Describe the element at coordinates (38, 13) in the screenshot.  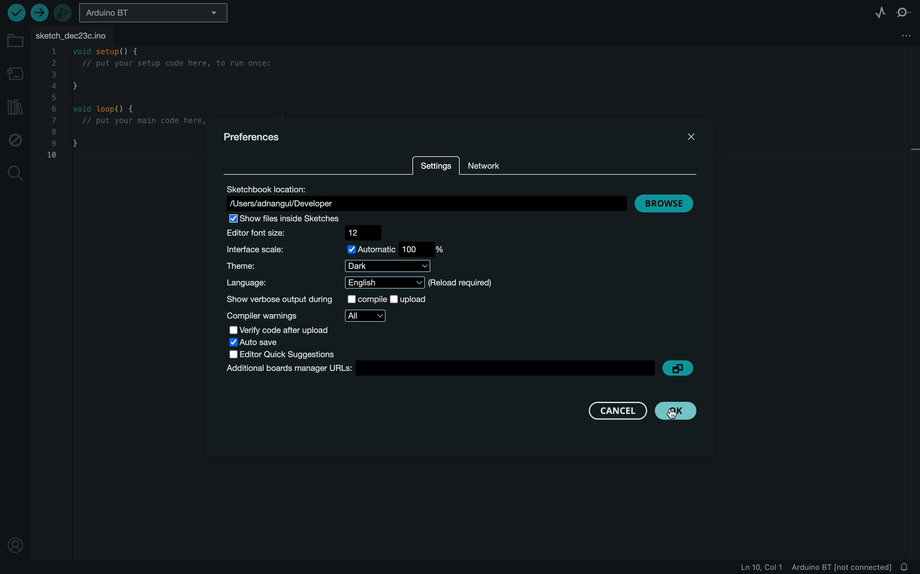
I see `upload` at that location.